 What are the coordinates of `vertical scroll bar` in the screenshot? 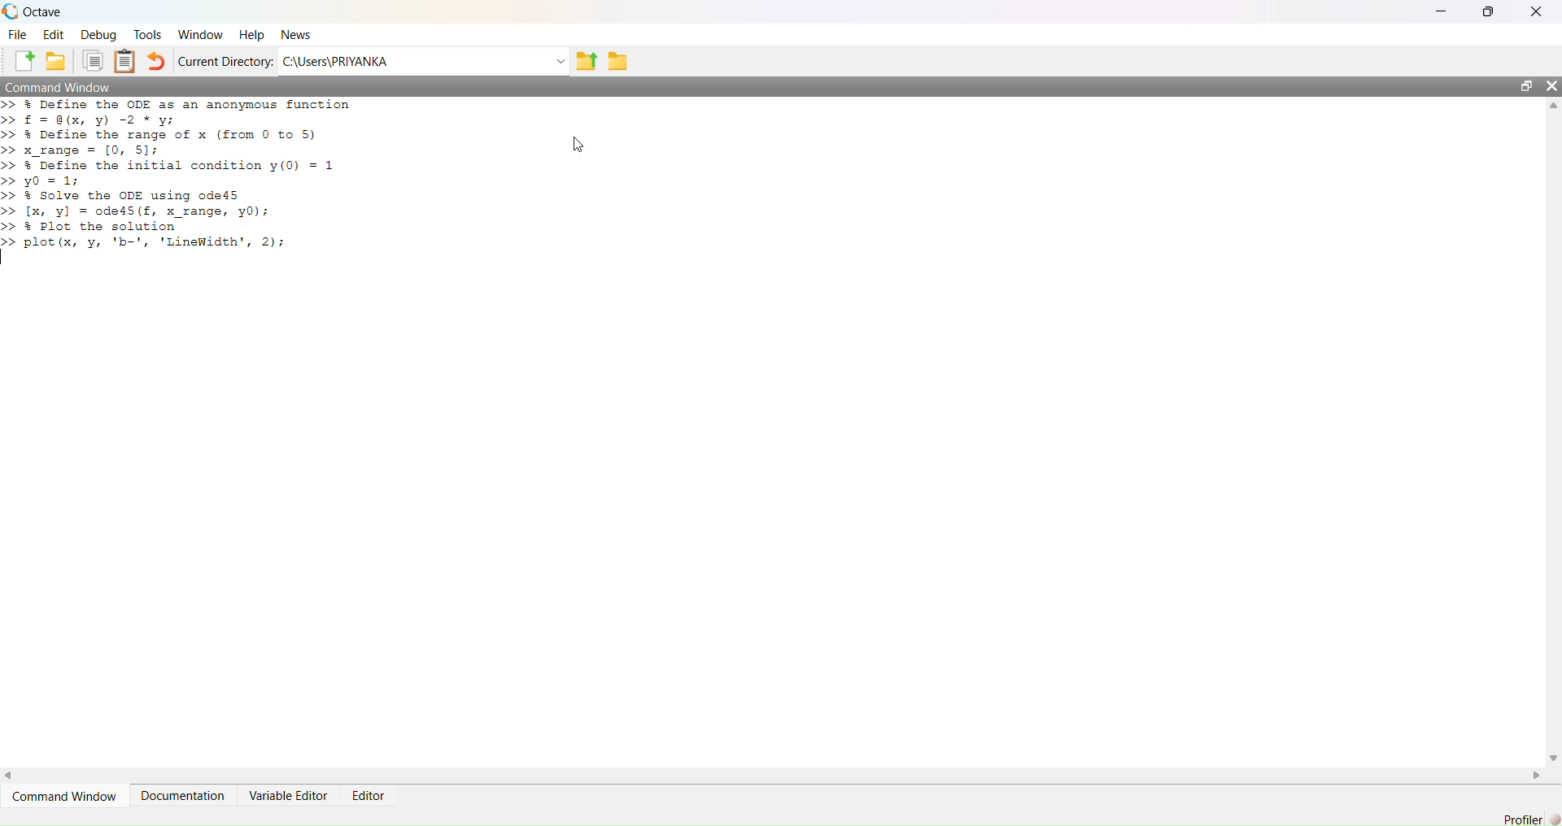 It's located at (1552, 431).